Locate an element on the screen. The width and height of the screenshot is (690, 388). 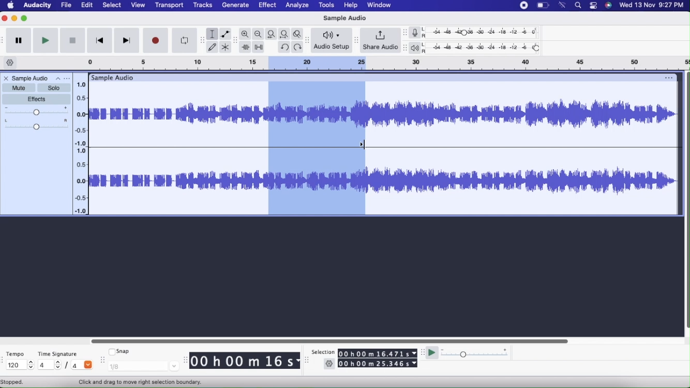
move toolbar is located at coordinates (422, 353).